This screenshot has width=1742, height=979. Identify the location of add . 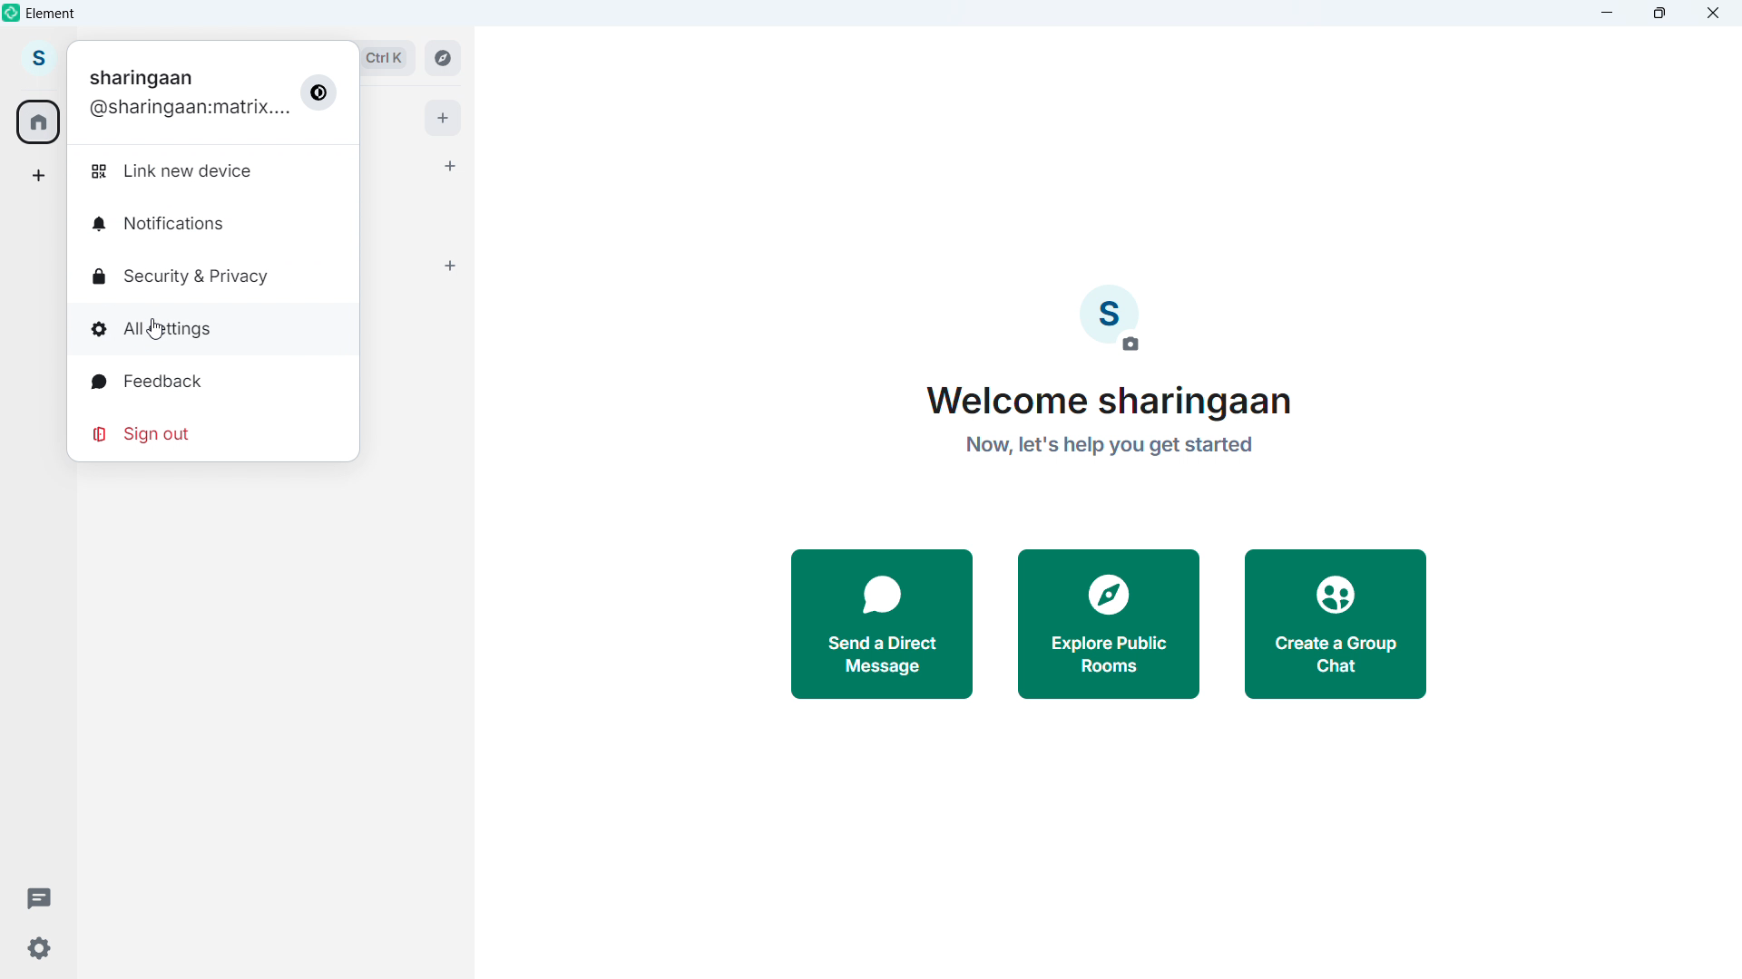
(444, 118).